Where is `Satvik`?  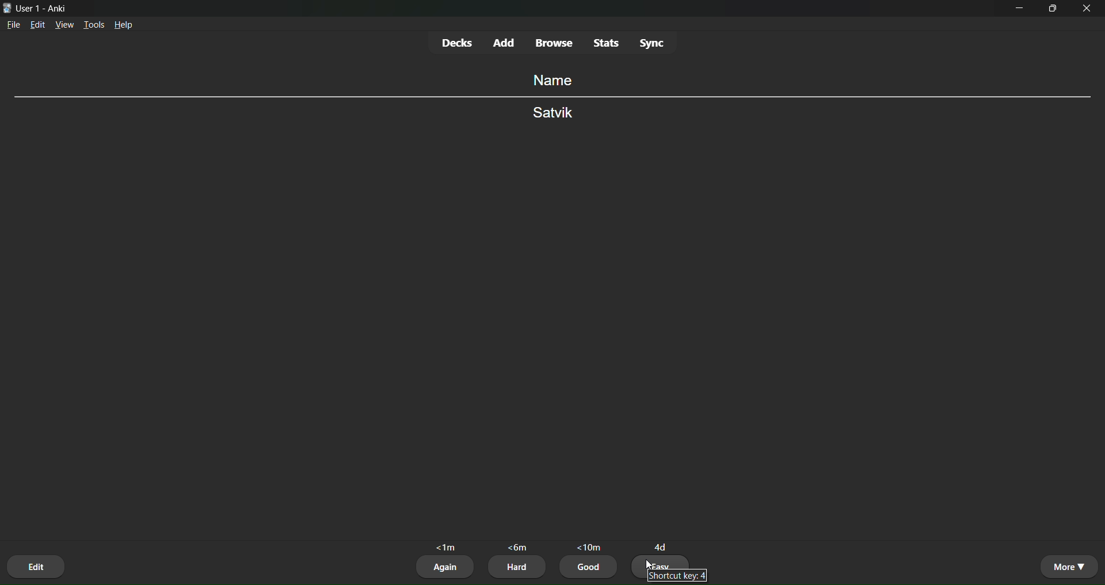 Satvik is located at coordinates (553, 114).